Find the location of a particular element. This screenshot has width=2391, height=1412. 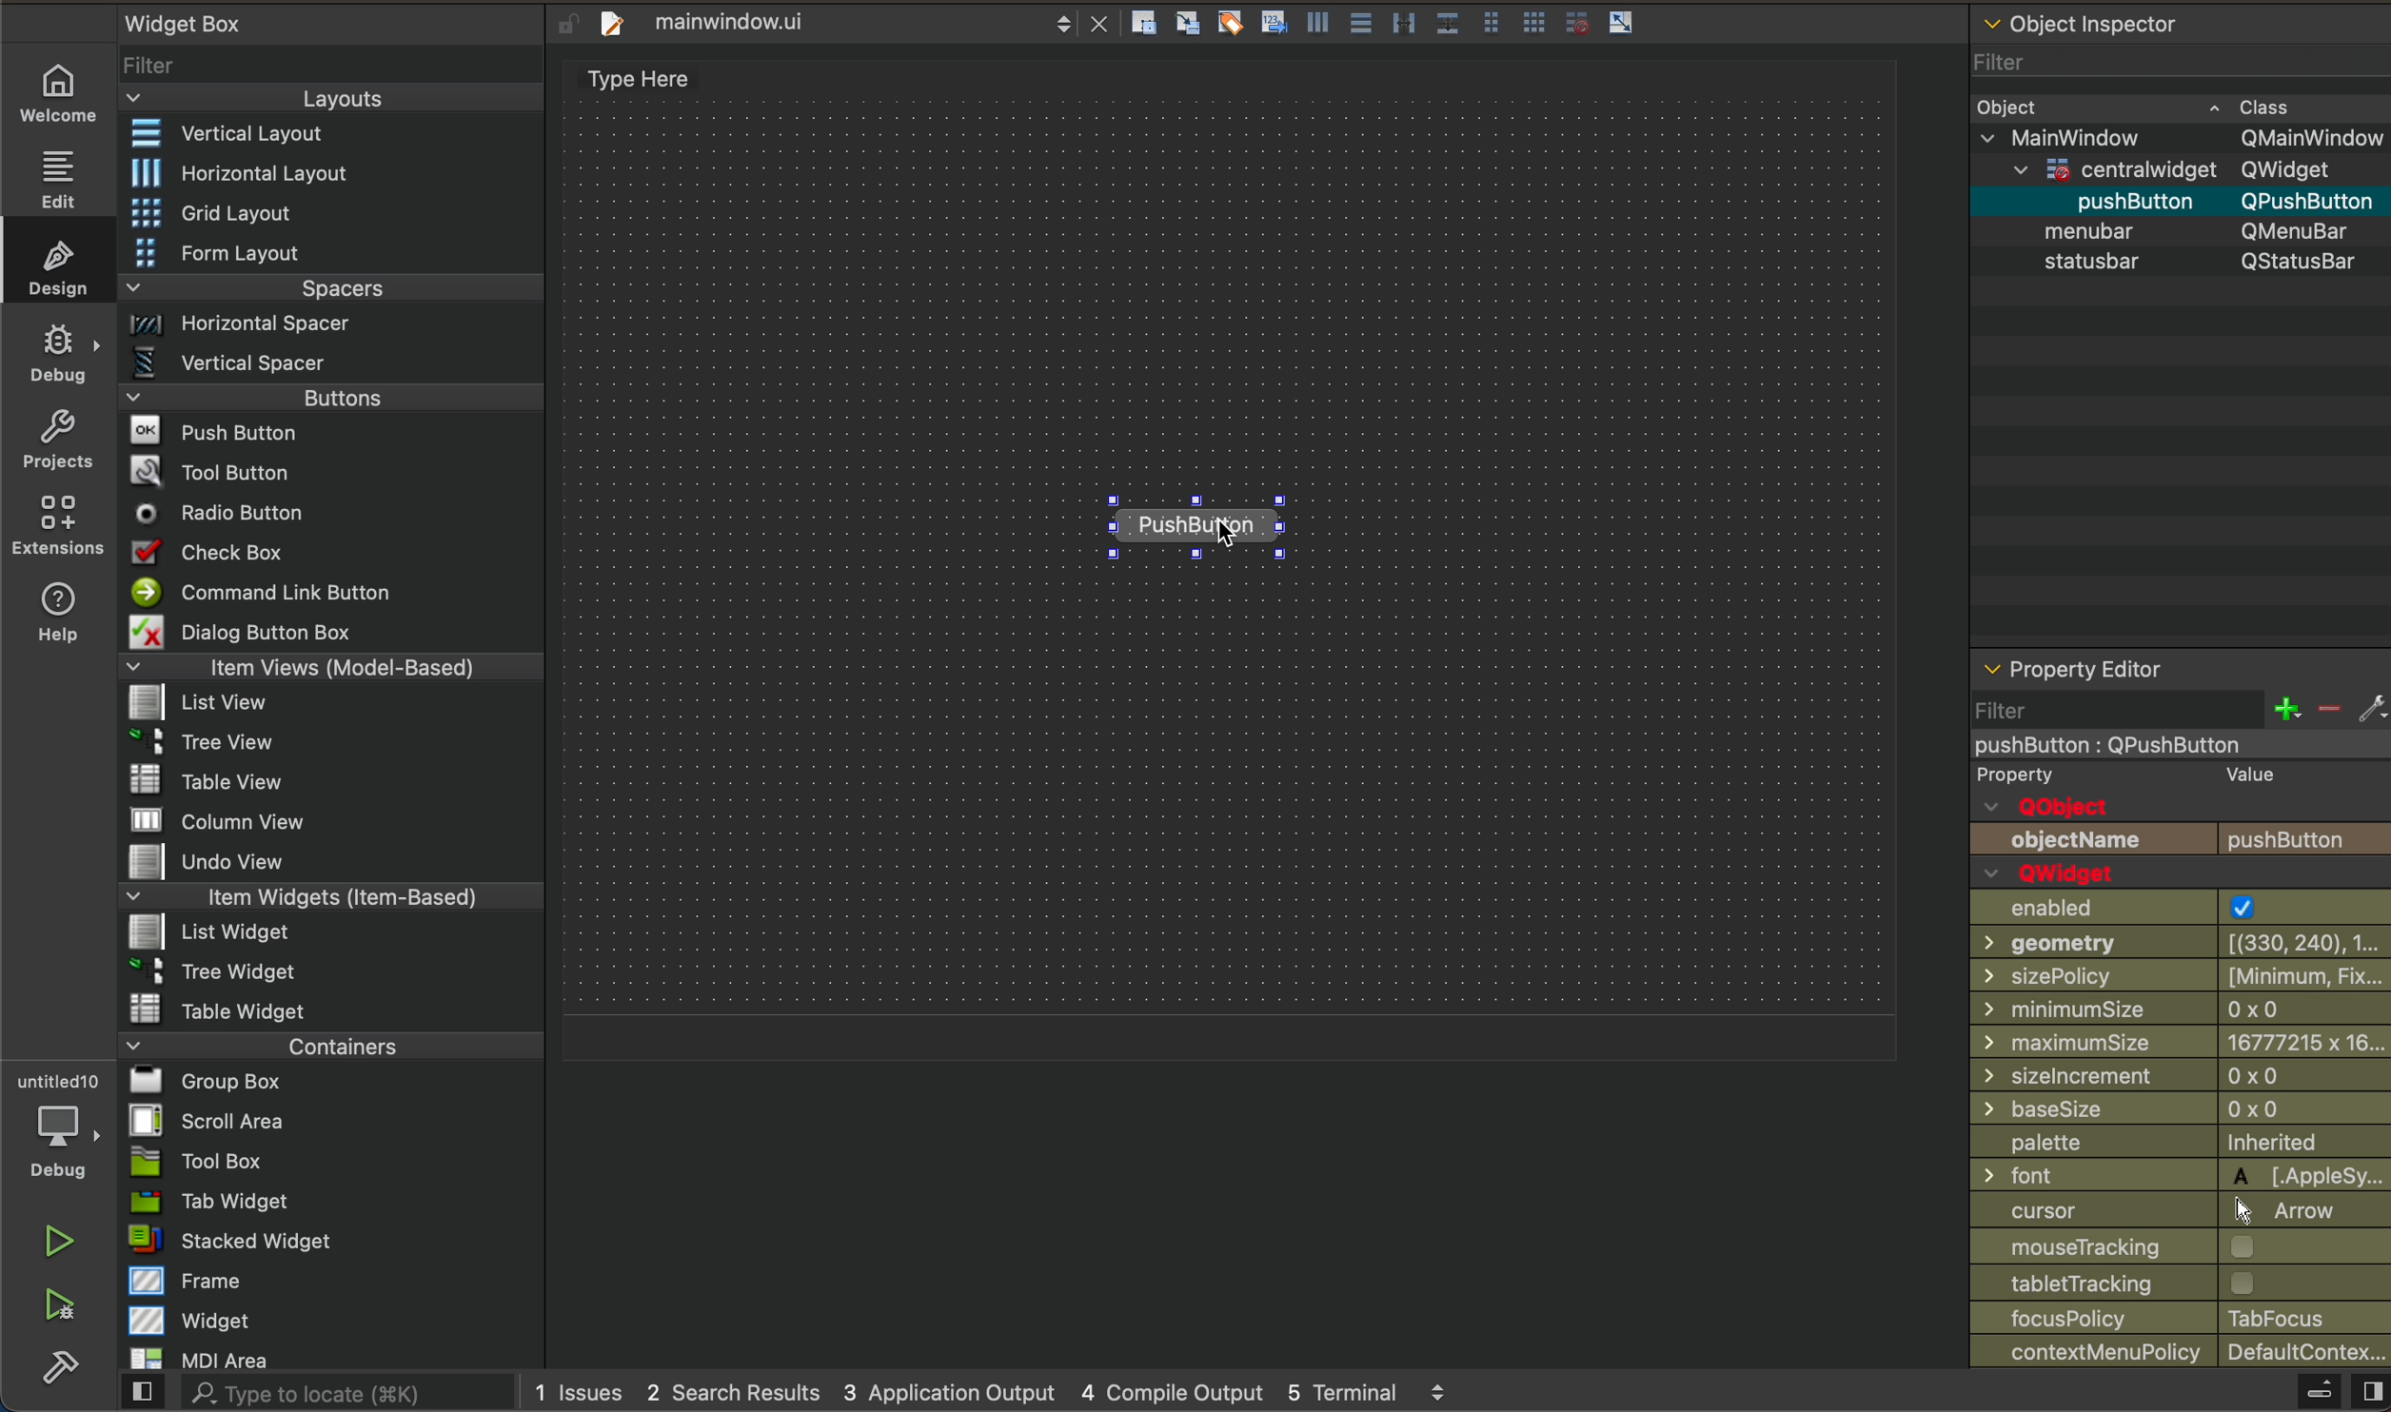

push button is located at coordinates (331, 434).